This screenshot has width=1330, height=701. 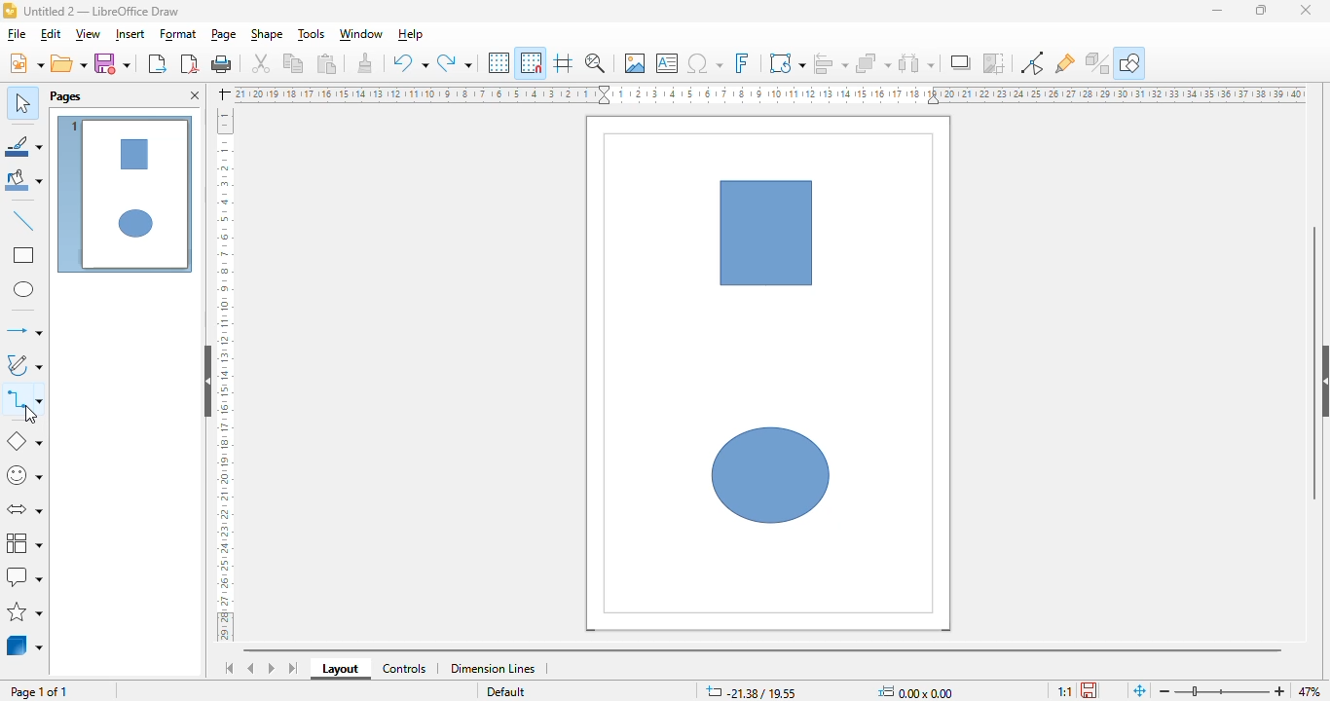 What do you see at coordinates (361, 34) in the screenshot?
I see `window` at bounding box center [361, 34].